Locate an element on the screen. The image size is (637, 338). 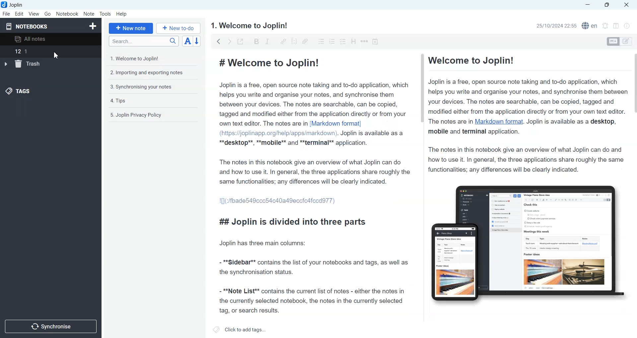
Edit is located at coordinates (19, 14).